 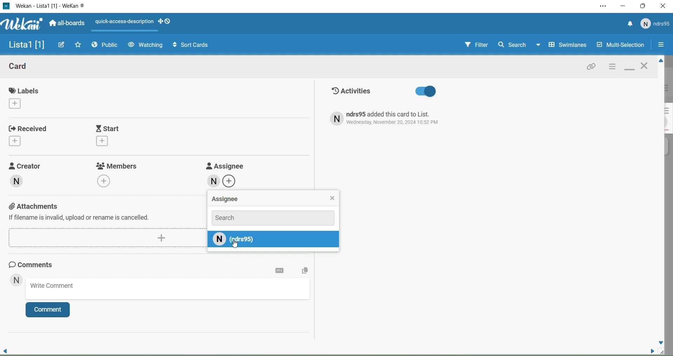 I want to click on Options, so click(x=661, y=45).